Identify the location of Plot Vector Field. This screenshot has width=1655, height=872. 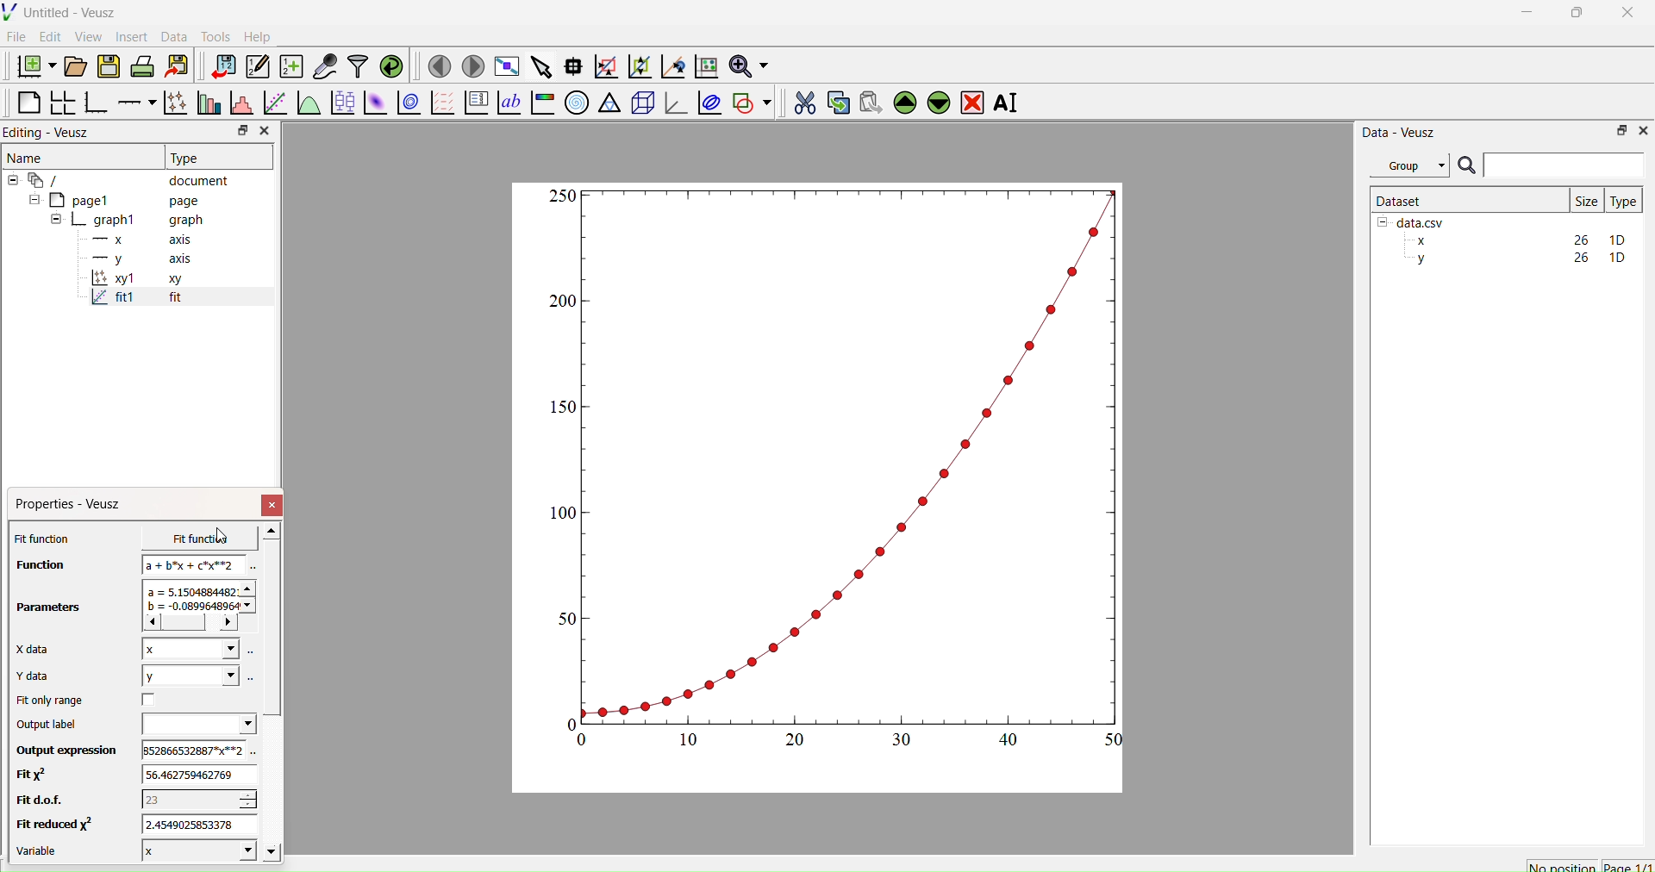
(442, 104).